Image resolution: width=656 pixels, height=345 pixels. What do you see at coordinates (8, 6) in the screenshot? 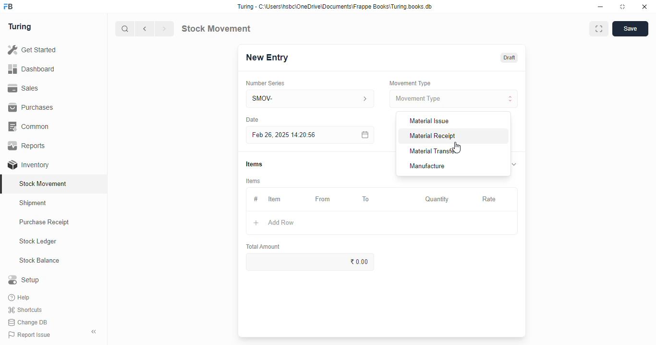
I see `FB-logo` at bounding box center [8, 6].